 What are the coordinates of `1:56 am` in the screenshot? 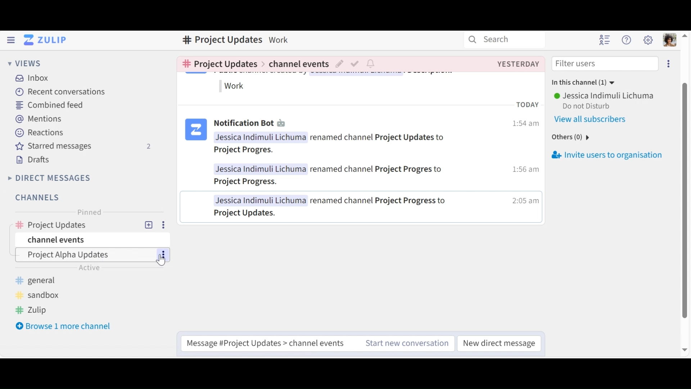 It's located at (524, 170).